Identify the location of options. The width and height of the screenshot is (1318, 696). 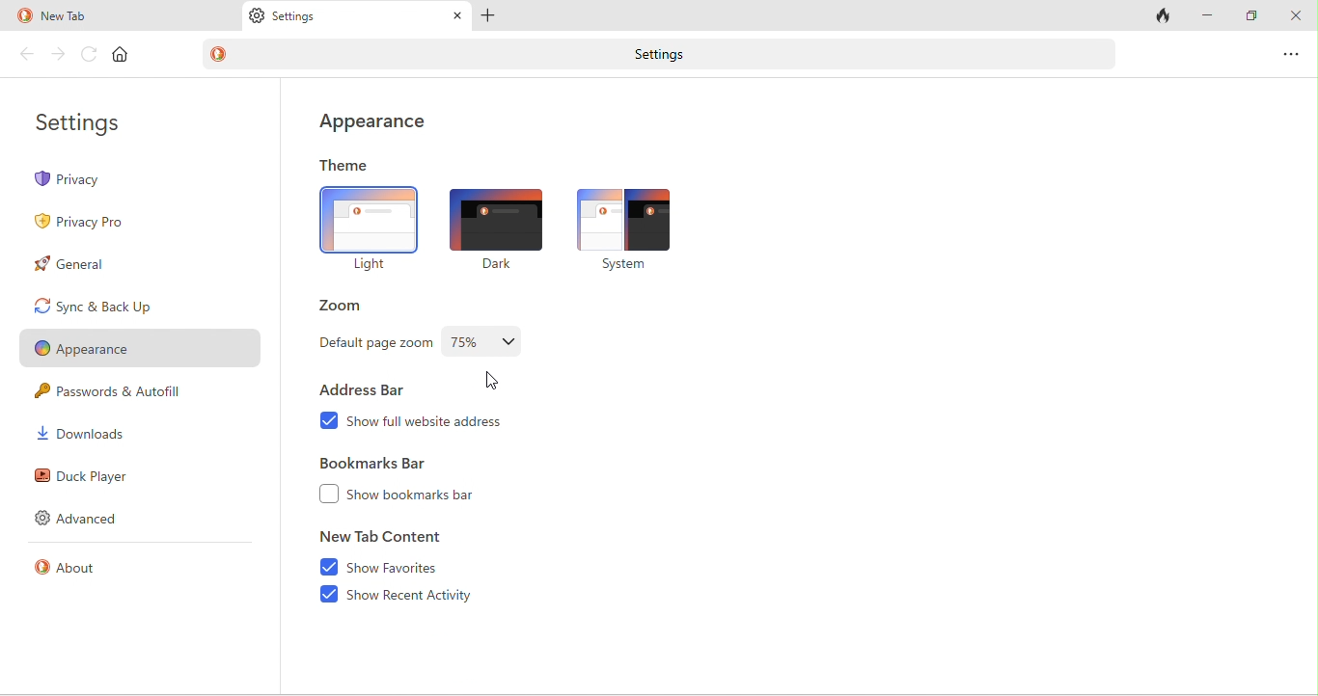
(1292, 53).